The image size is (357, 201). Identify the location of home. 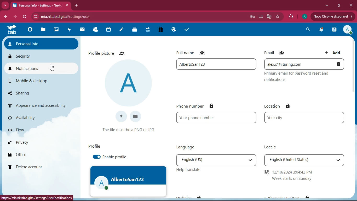
(30, 31).